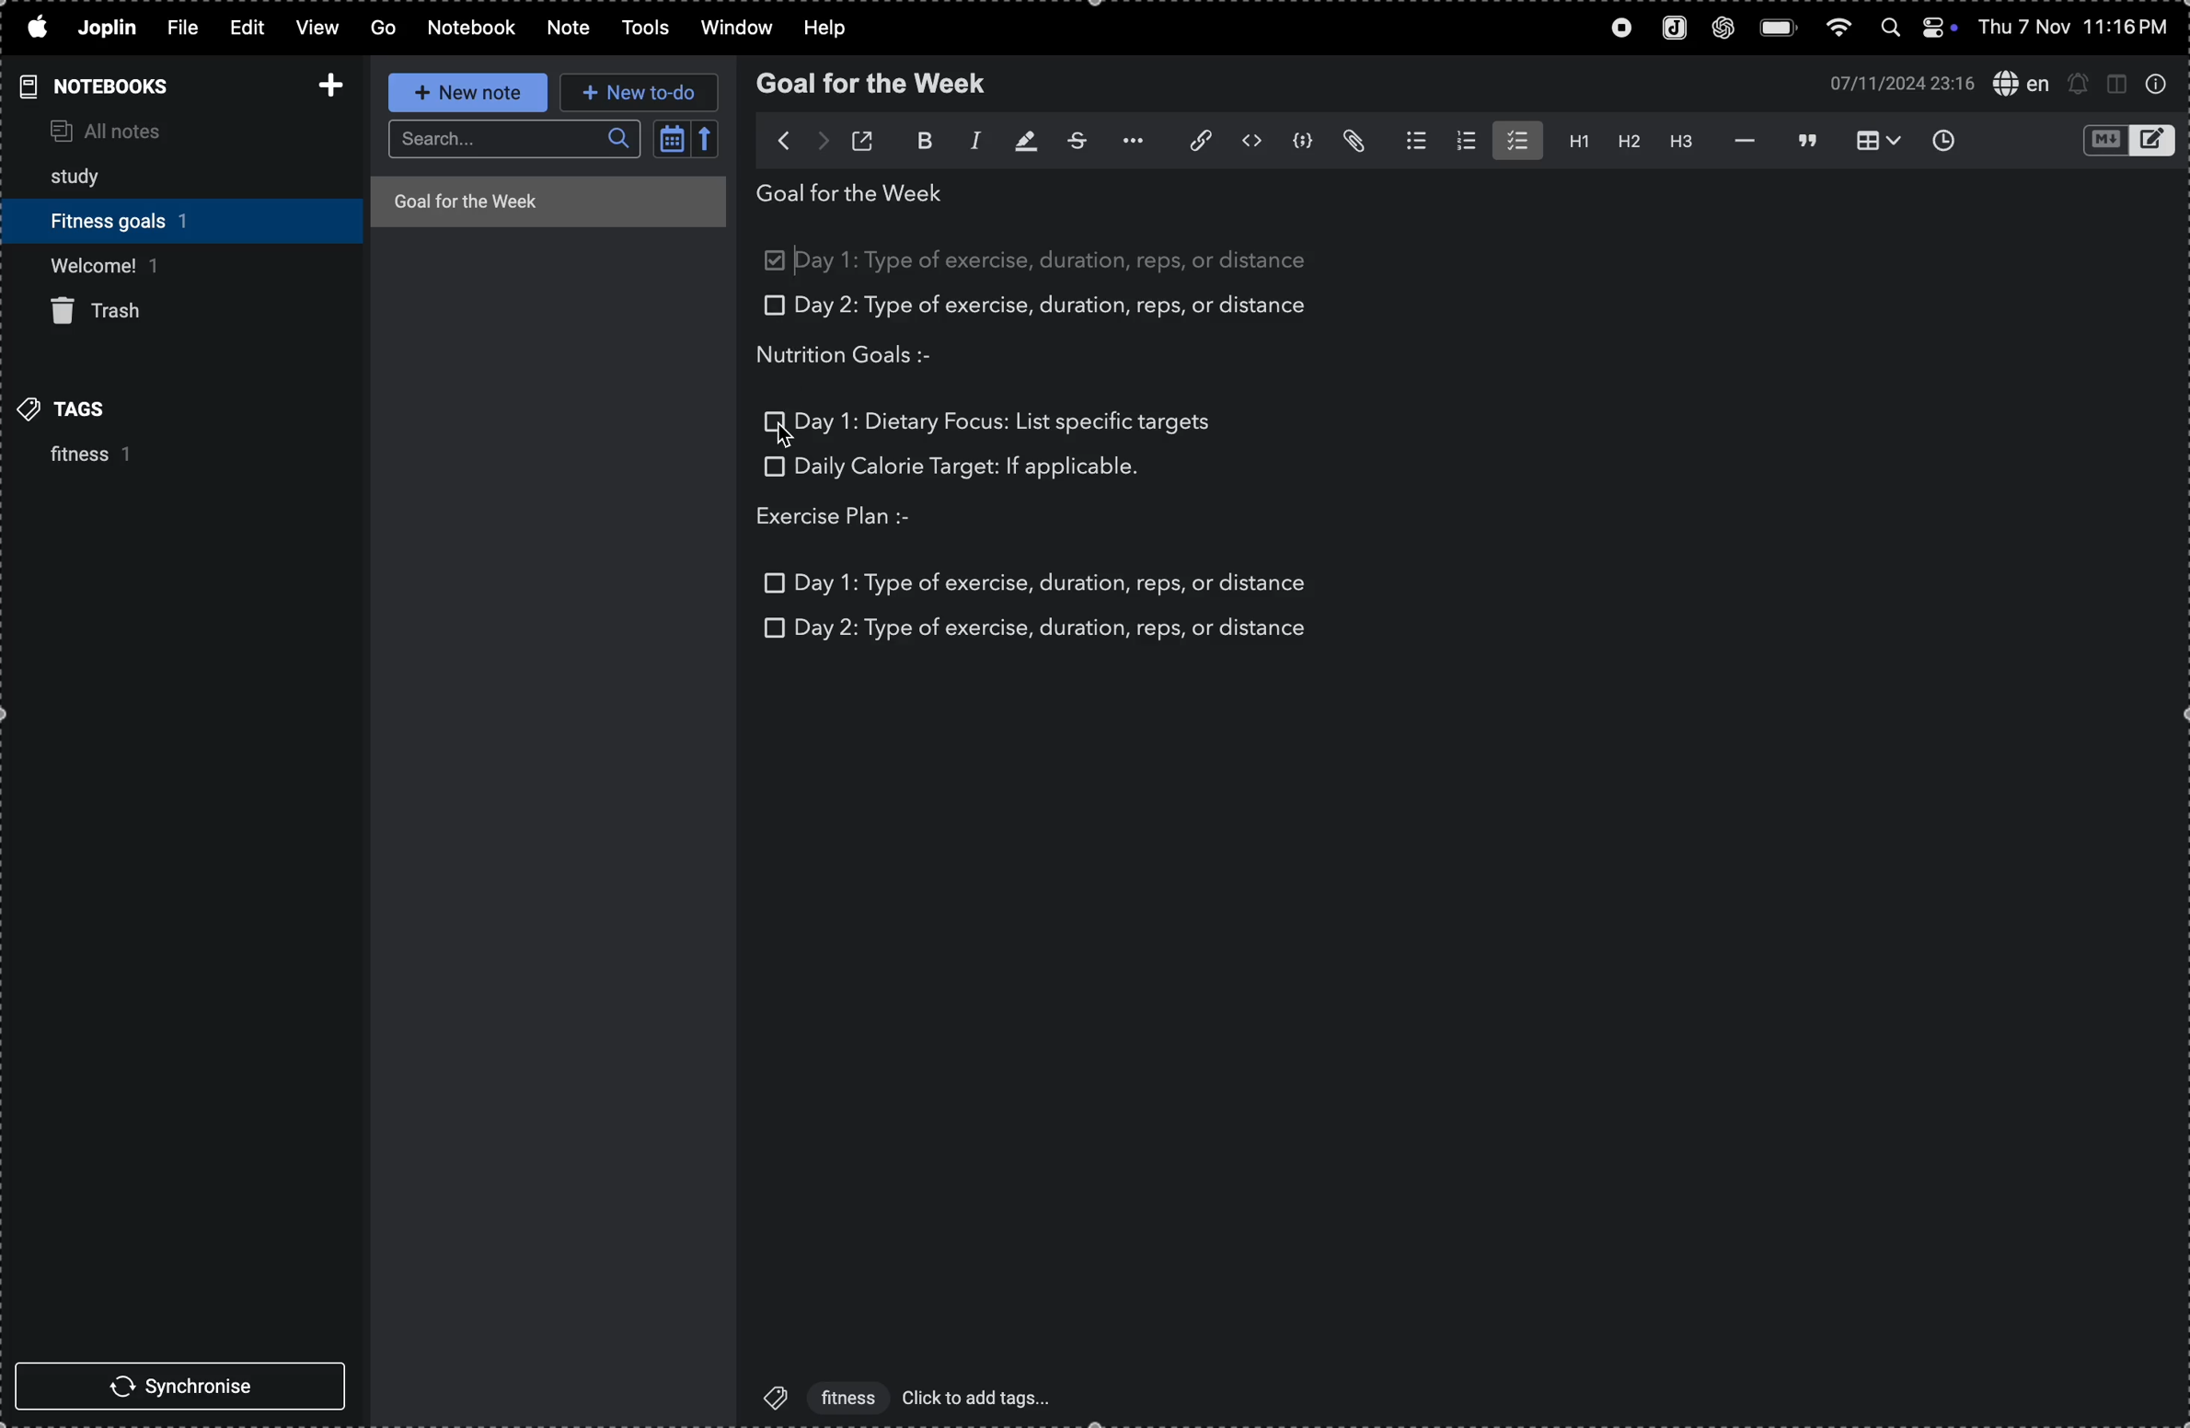  What do you see at coordinates (1838, 28) in the screenshot?
I see `wifi` at bounding box center [1838, 28].